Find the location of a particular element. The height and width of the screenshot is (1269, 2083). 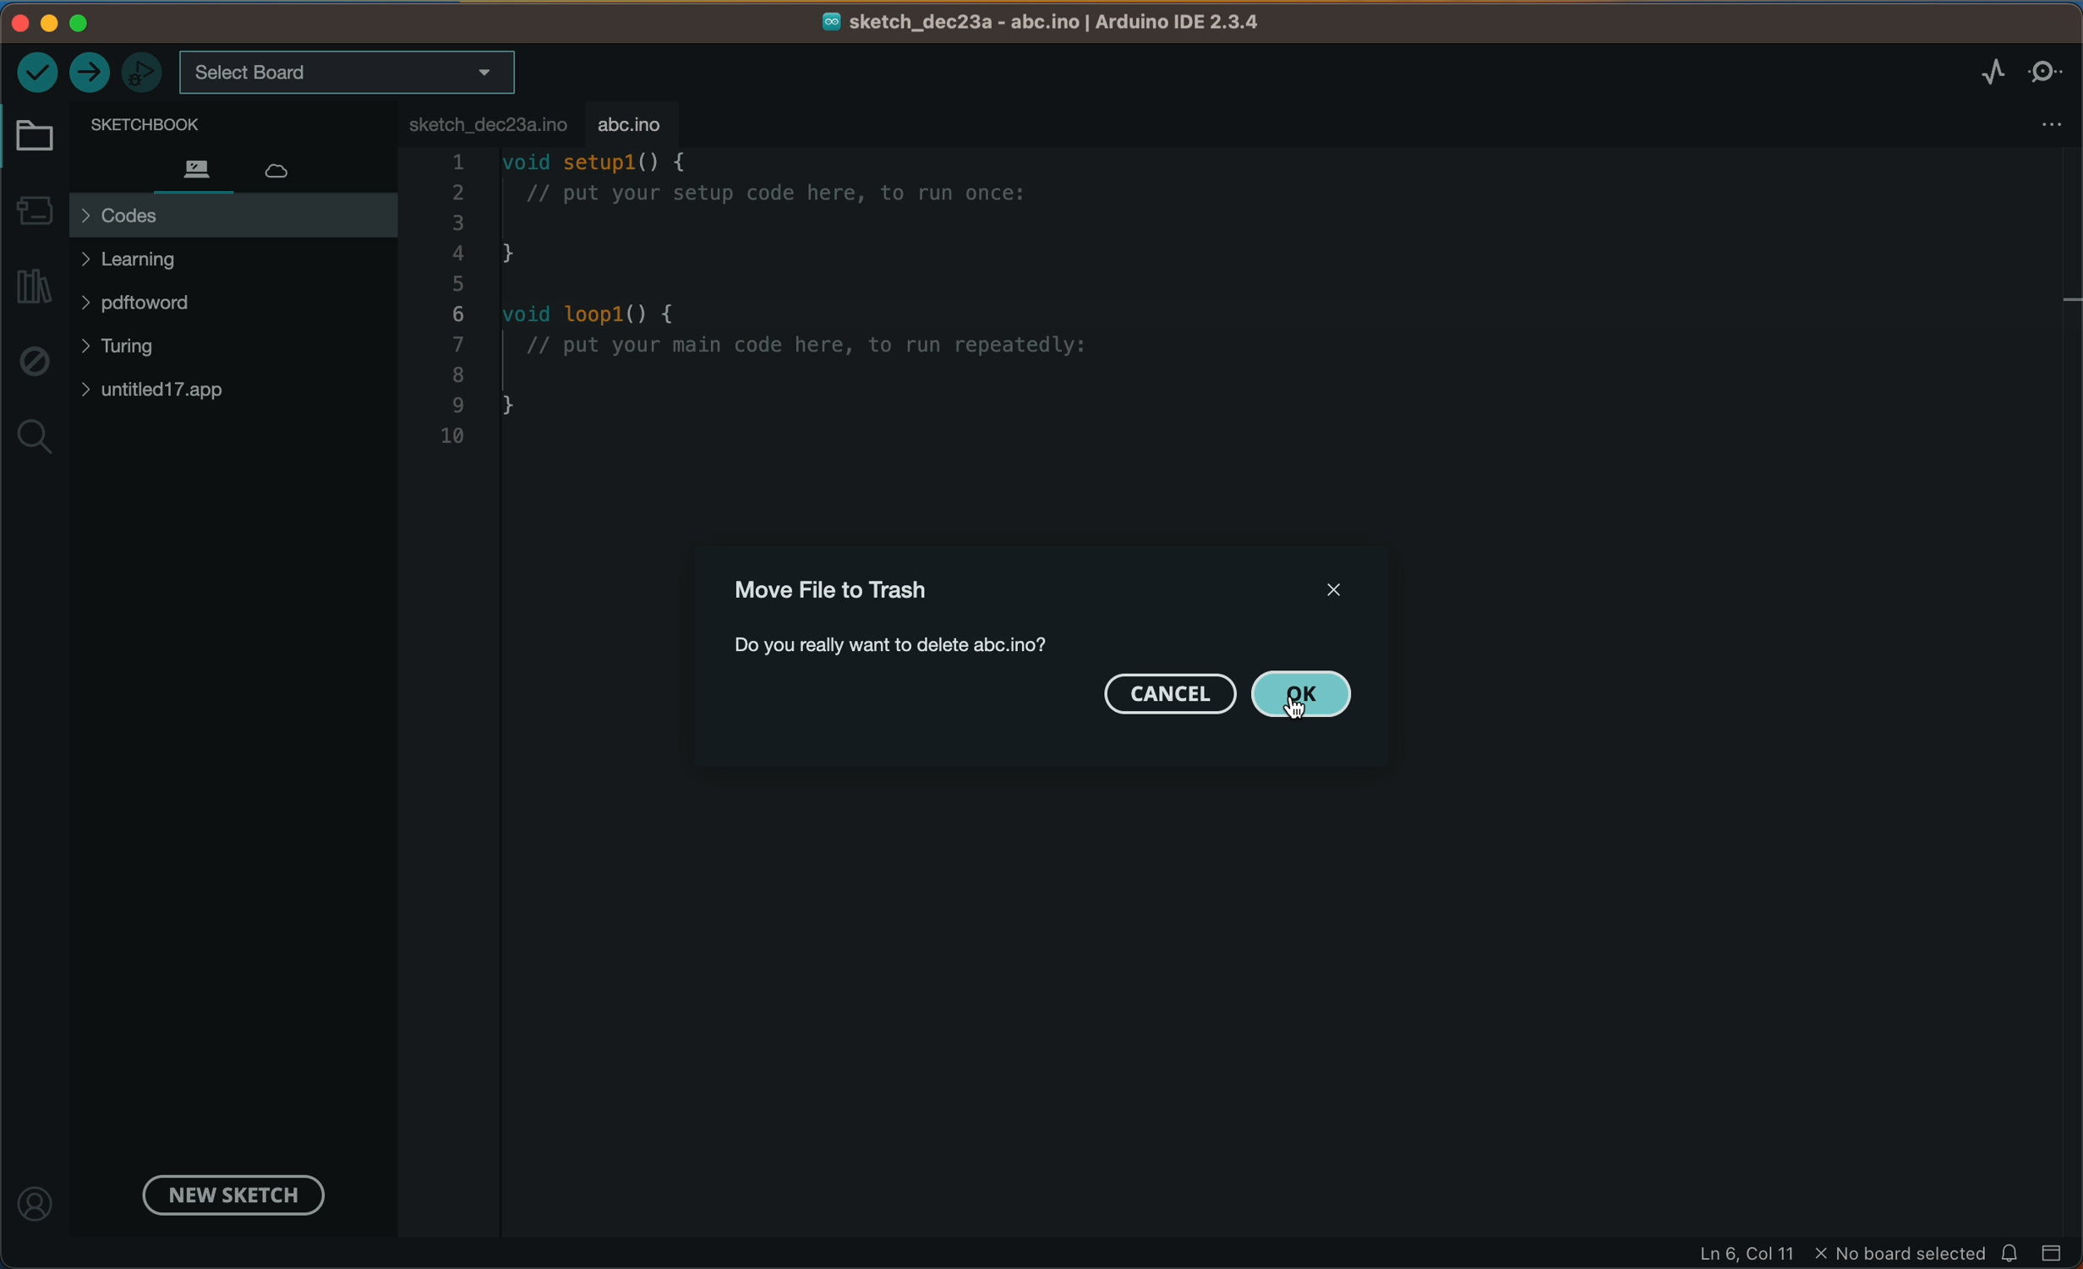

serial plotter is located at coordinates (1990, 68).